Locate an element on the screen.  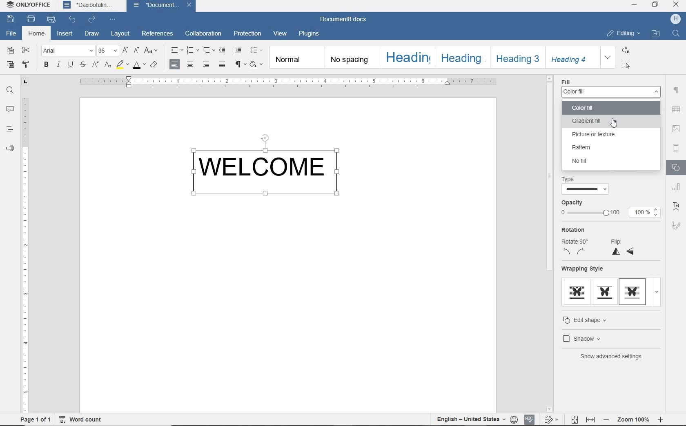
SPELL CHECKING is located at coordinates (529, 419).